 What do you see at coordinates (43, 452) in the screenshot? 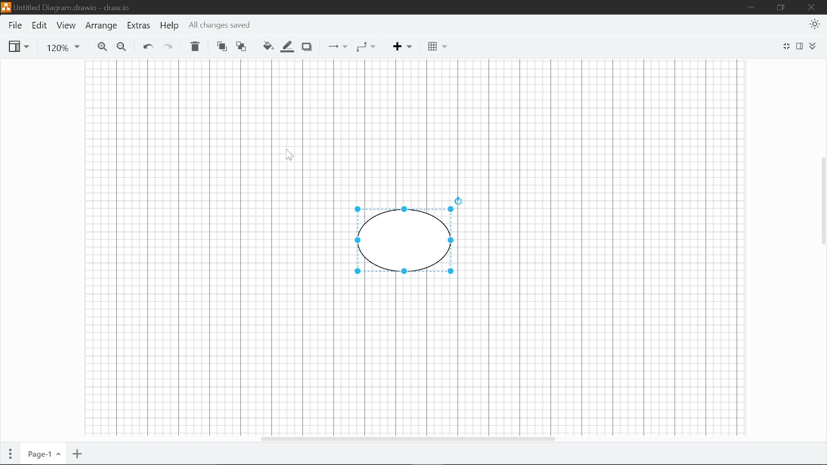
I see `Current page` at bounding box center [43, 452].